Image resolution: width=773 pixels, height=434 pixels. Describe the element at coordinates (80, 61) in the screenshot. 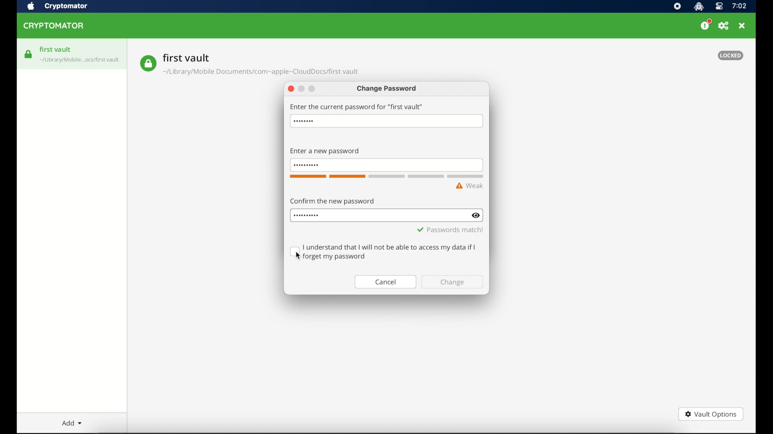

I see `vault icon` at that location.